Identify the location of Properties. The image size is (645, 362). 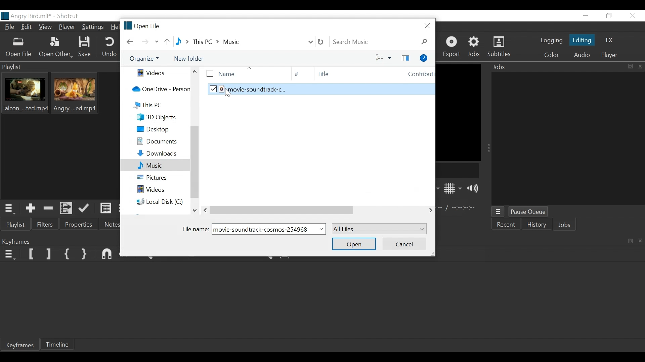
(76, 225).